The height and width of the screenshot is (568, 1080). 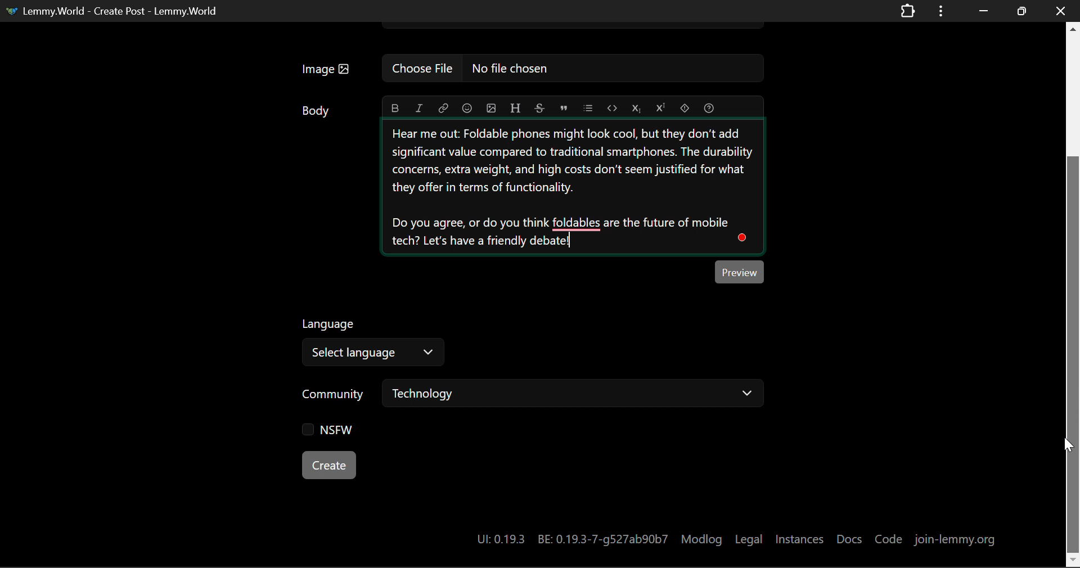 I want to click on code, so click(x=611, y=107).